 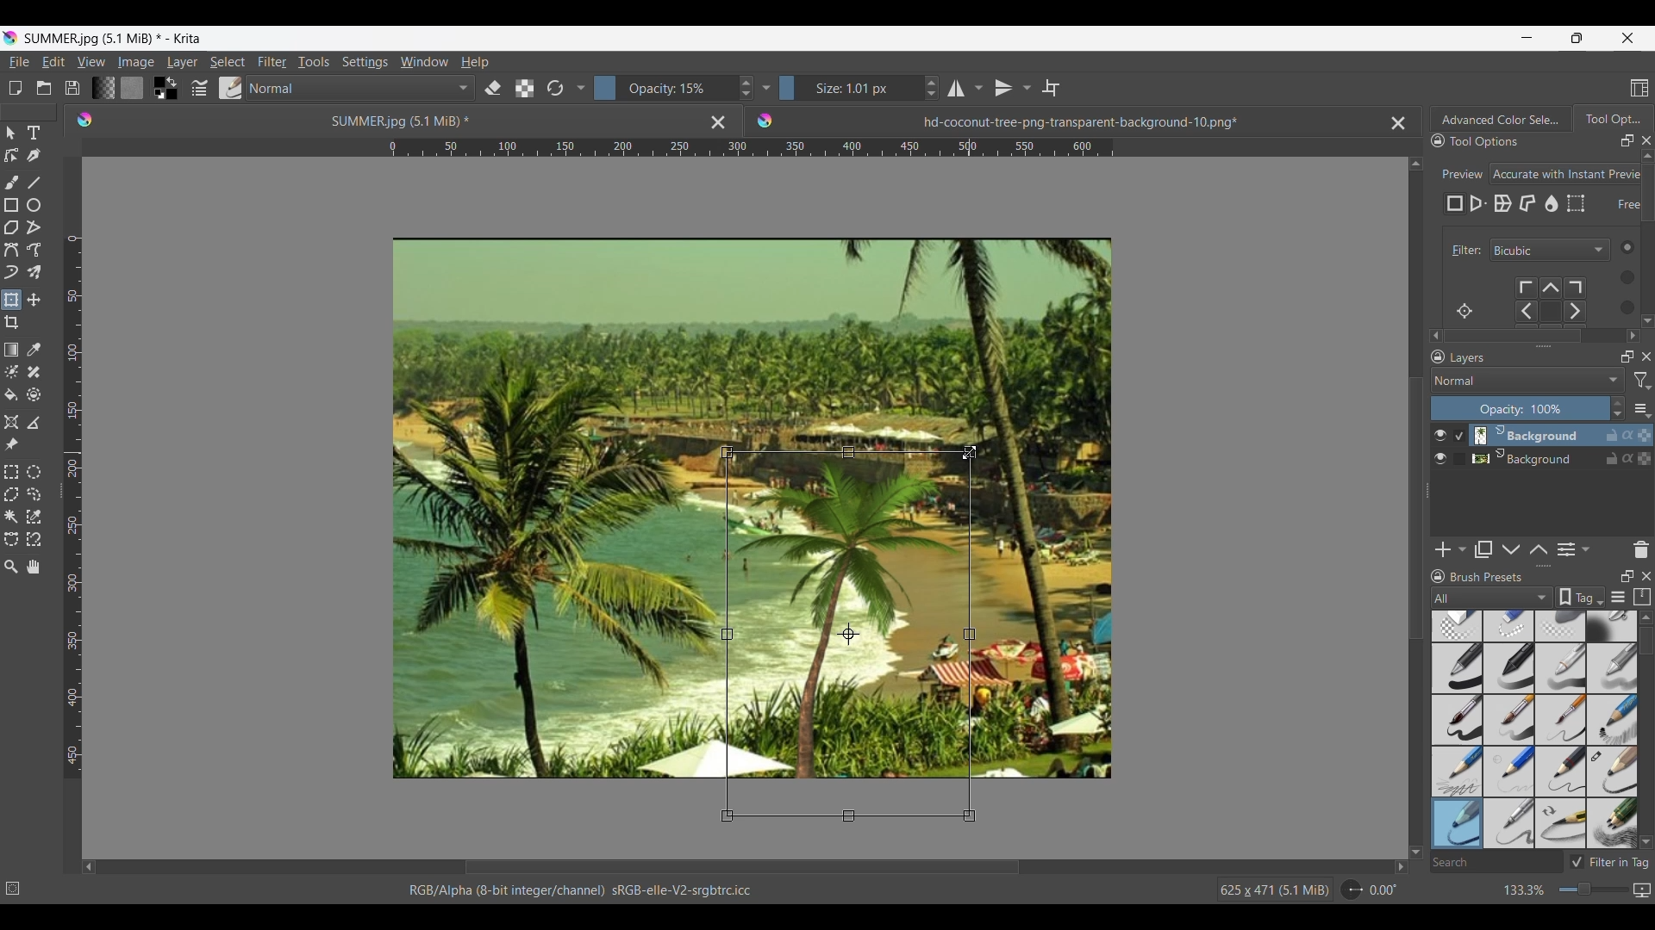 What do you see at coordinates (1003, 88) in the screenshot?
I see `Vertical flip options` at bounding box center [1003, 88].